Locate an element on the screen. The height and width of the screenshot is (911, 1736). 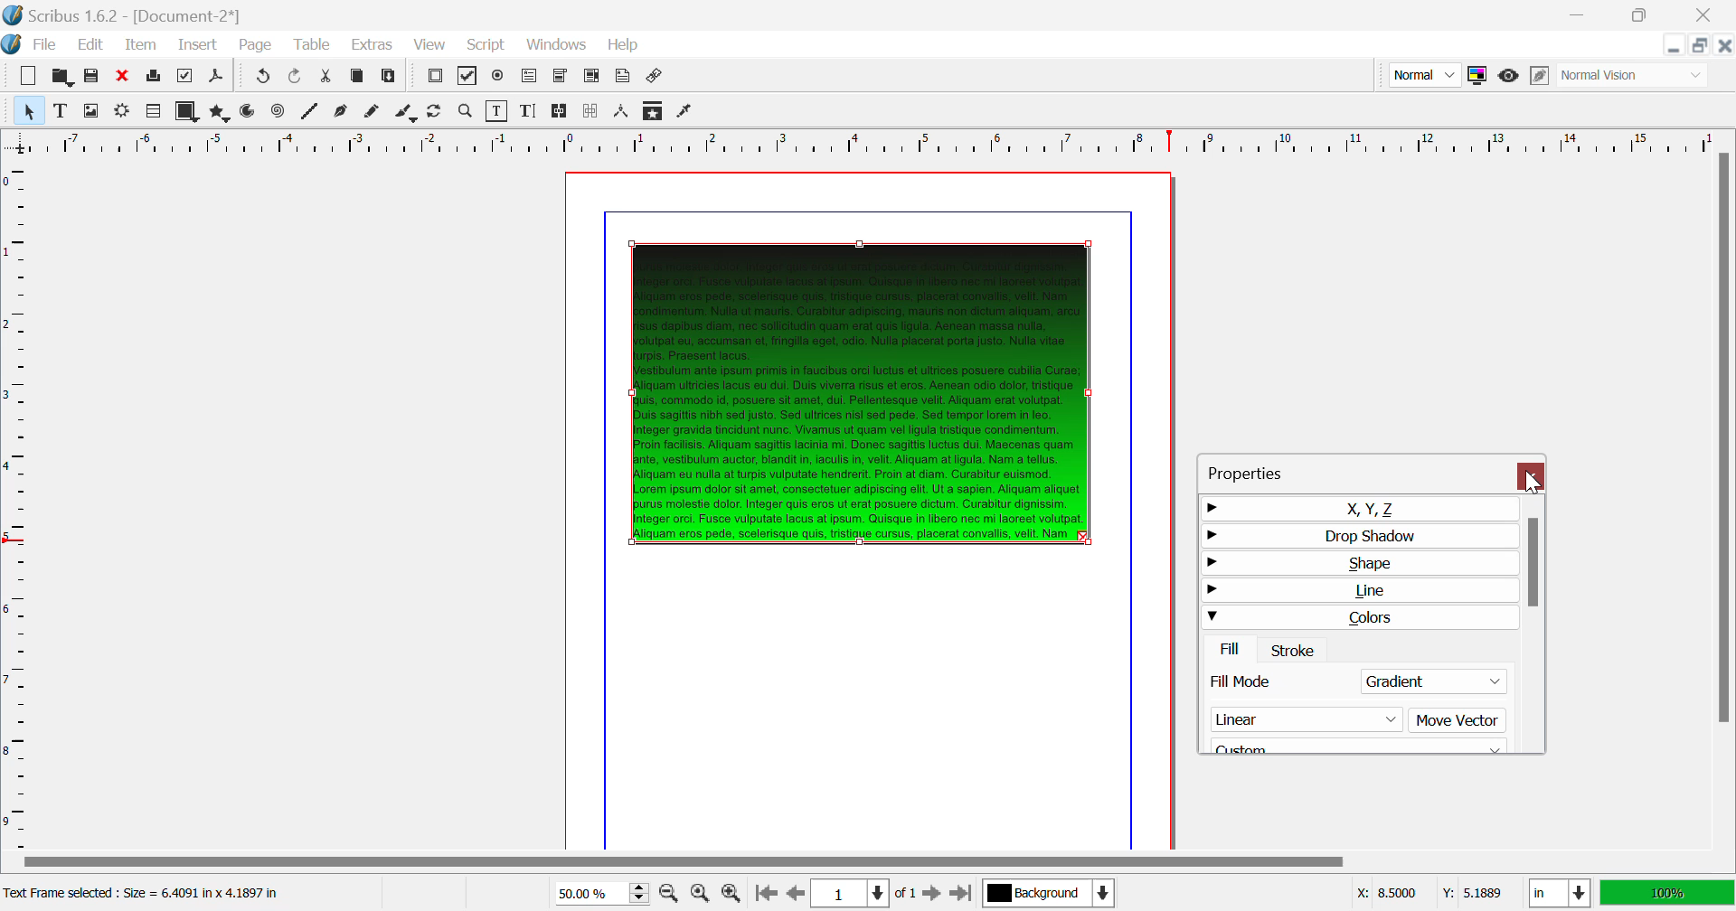
Page Rotation is located at coordinates (439, 113).